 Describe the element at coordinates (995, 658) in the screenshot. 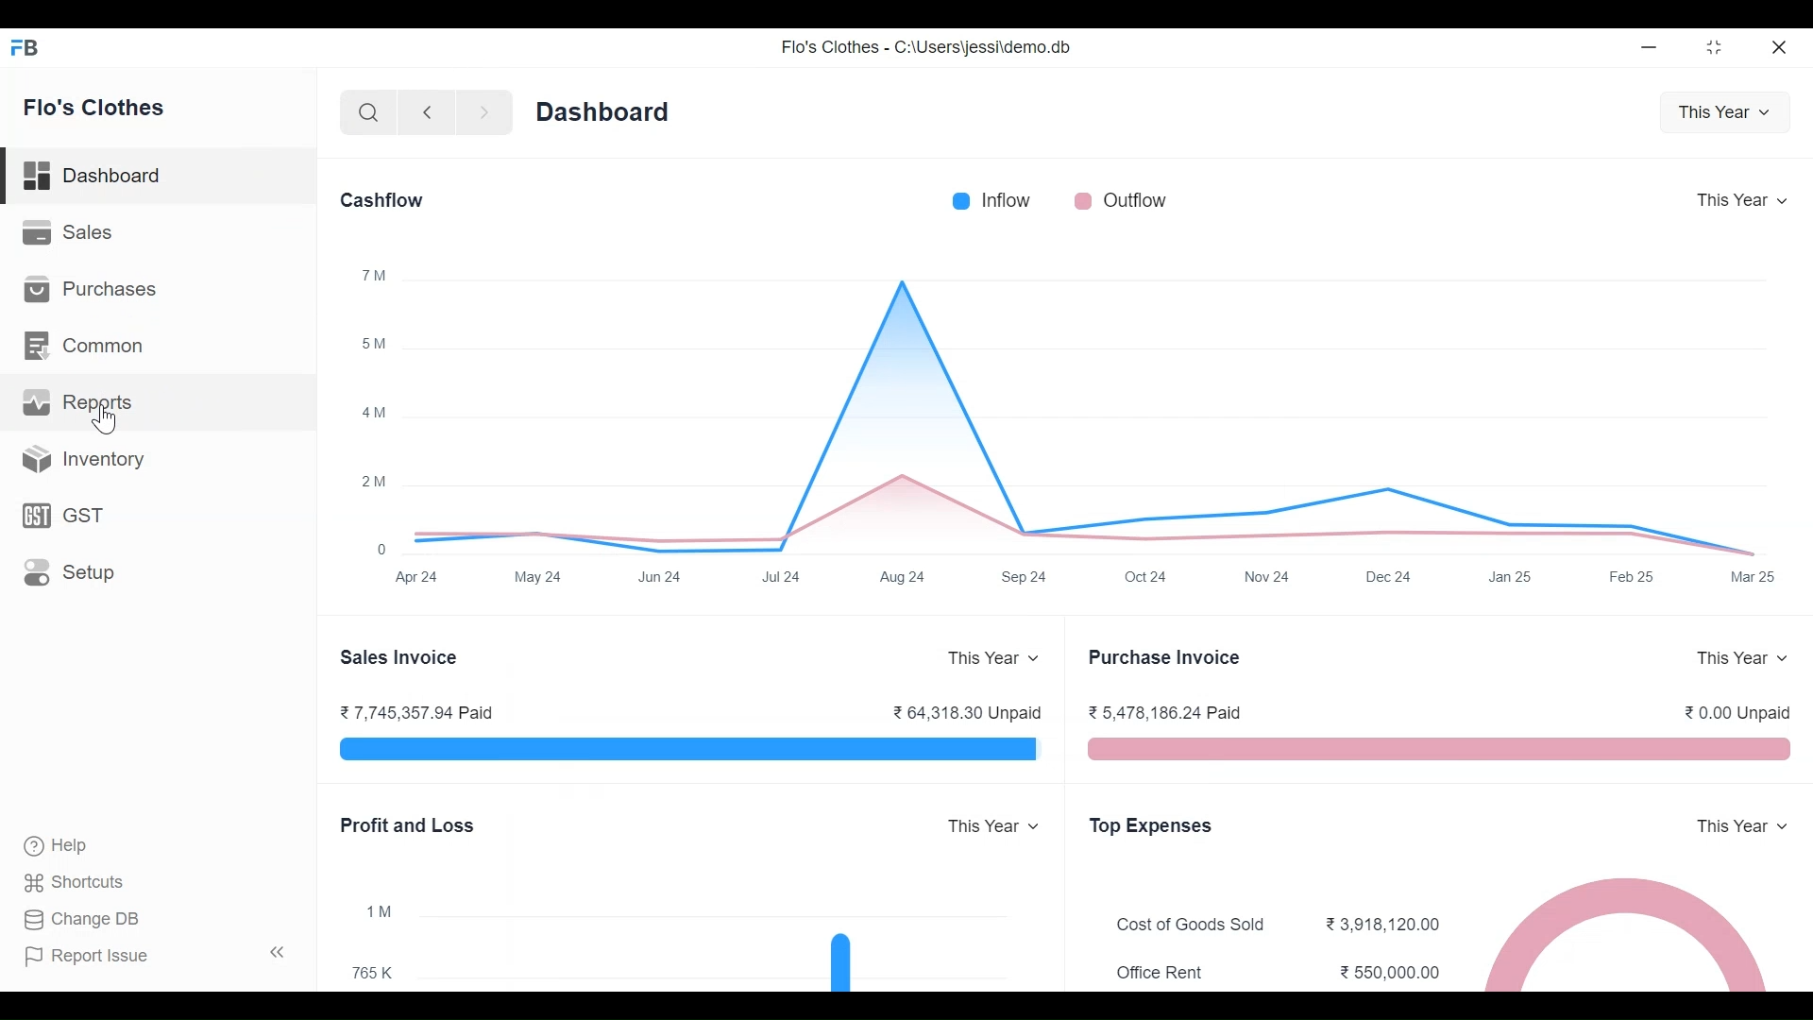

I see `This Year` at that location.